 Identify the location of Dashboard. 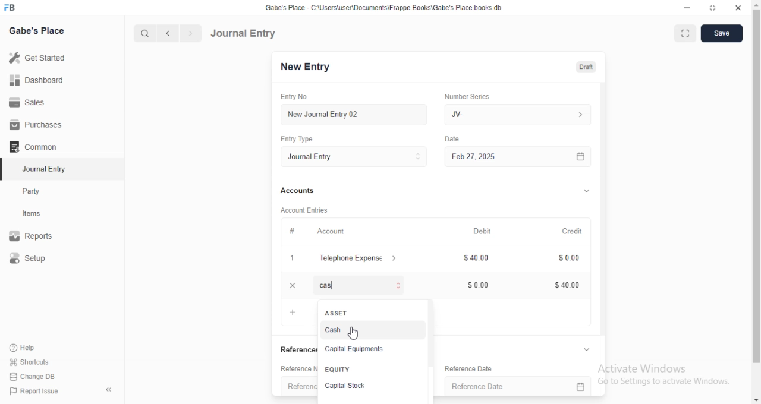
(37, 80).